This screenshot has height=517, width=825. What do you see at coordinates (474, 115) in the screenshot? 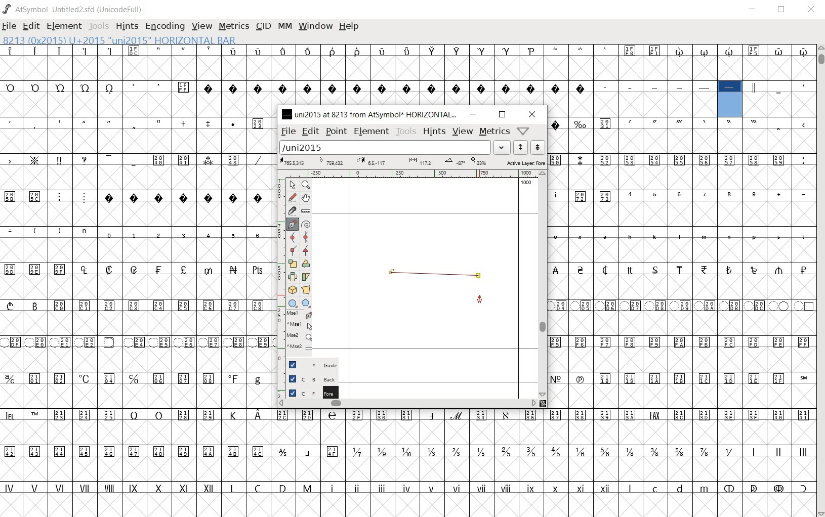
I see `minimize` at bounding box center [474, 115].